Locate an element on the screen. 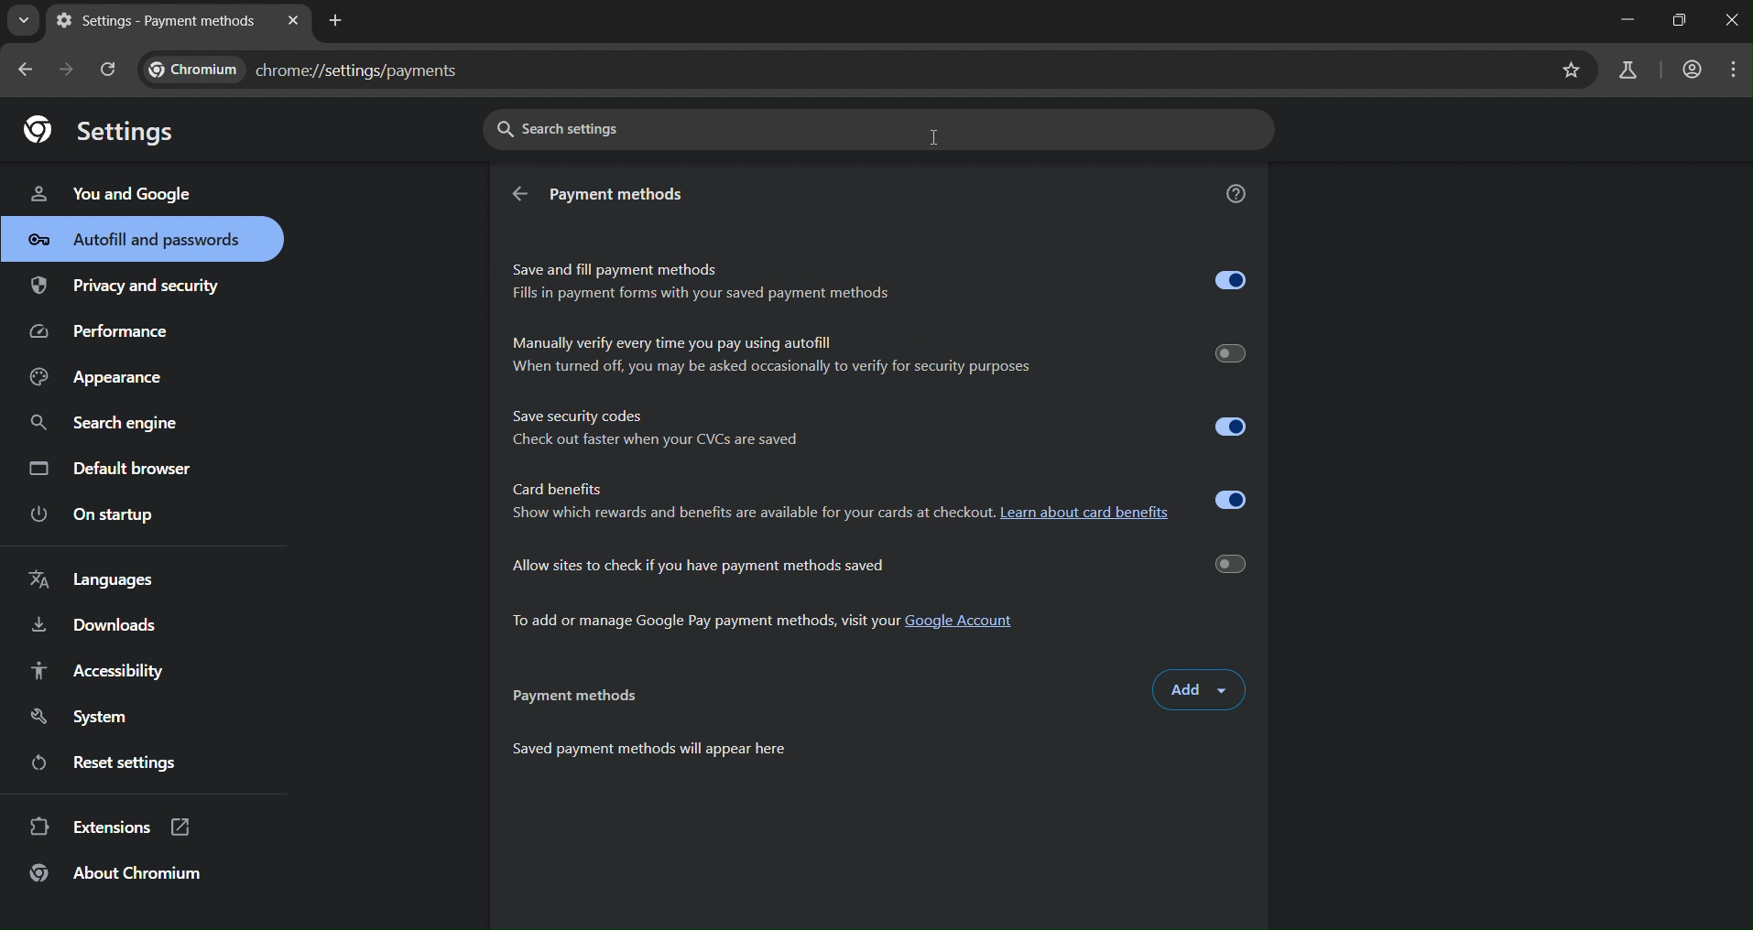 This screenshot has height=930, width=1753. search labs is located at coordinates (1630, 73).